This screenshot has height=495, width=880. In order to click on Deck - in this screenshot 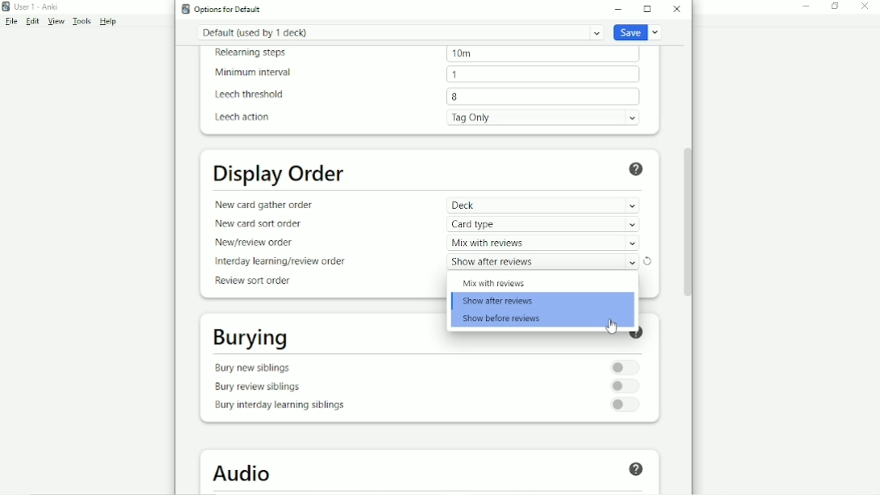, I will do `click(543, 206)`.